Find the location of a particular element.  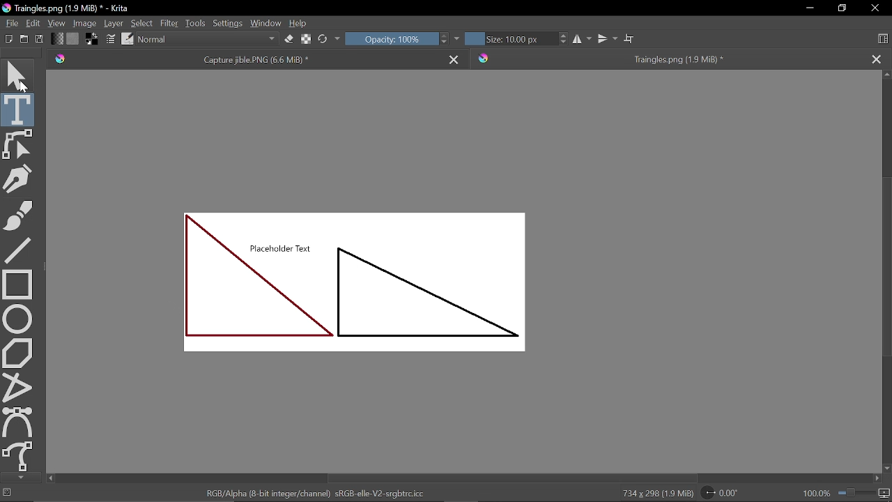

Traingles.png (1.9 MiB) * is located at coordinates (666, 59).